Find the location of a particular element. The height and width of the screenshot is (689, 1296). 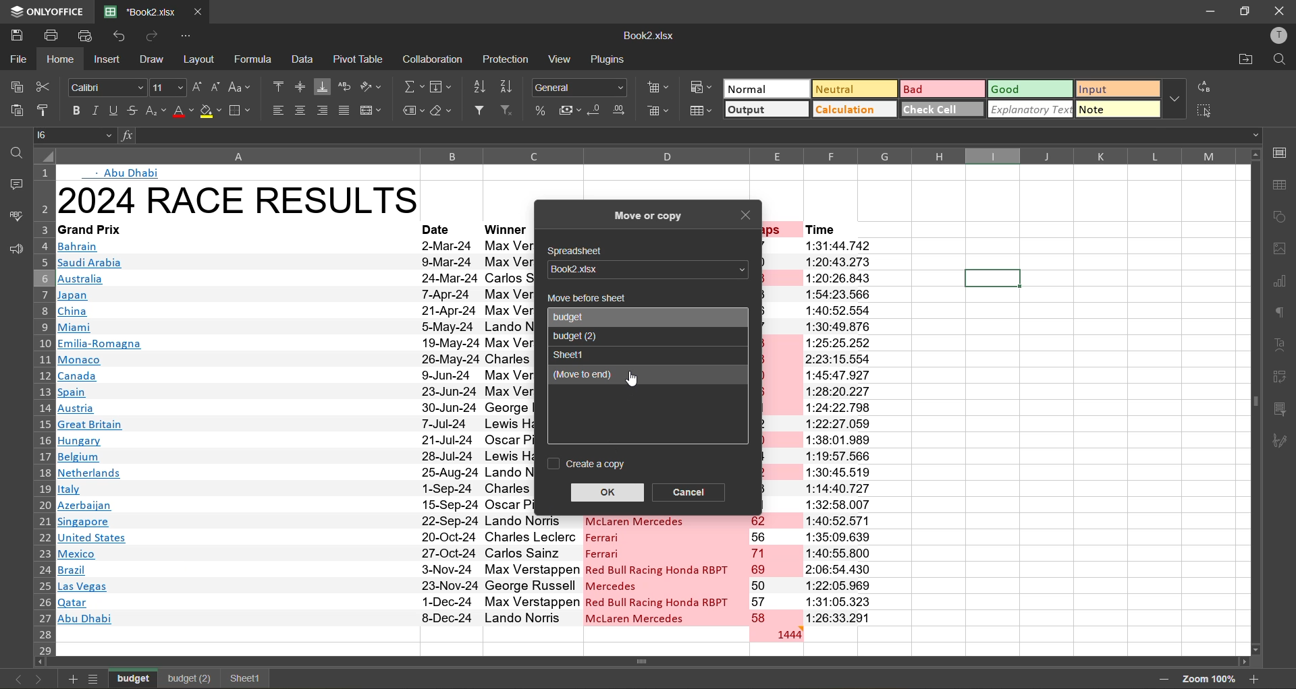

cell address is located at coordinates (77, 134).